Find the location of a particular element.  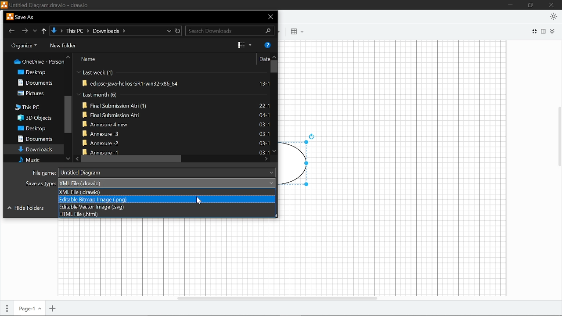

Current folder is located at coordinates (54, 31).